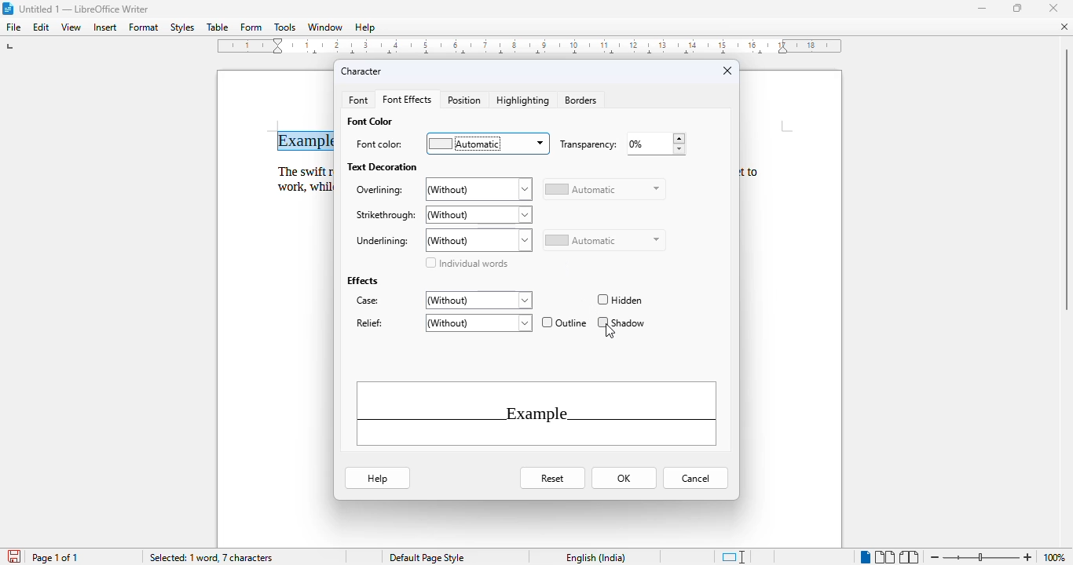 The width and height of the screenshot is (1073, 565). I want to click on tab stop, so click(10, 48).